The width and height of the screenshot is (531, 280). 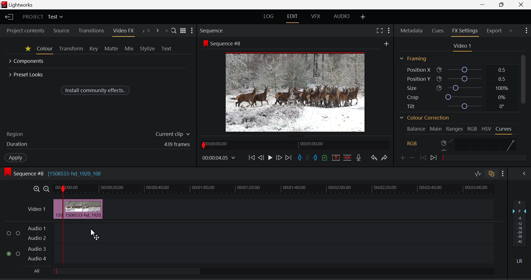 I want to click on Crop, so click(x=455, y=97).